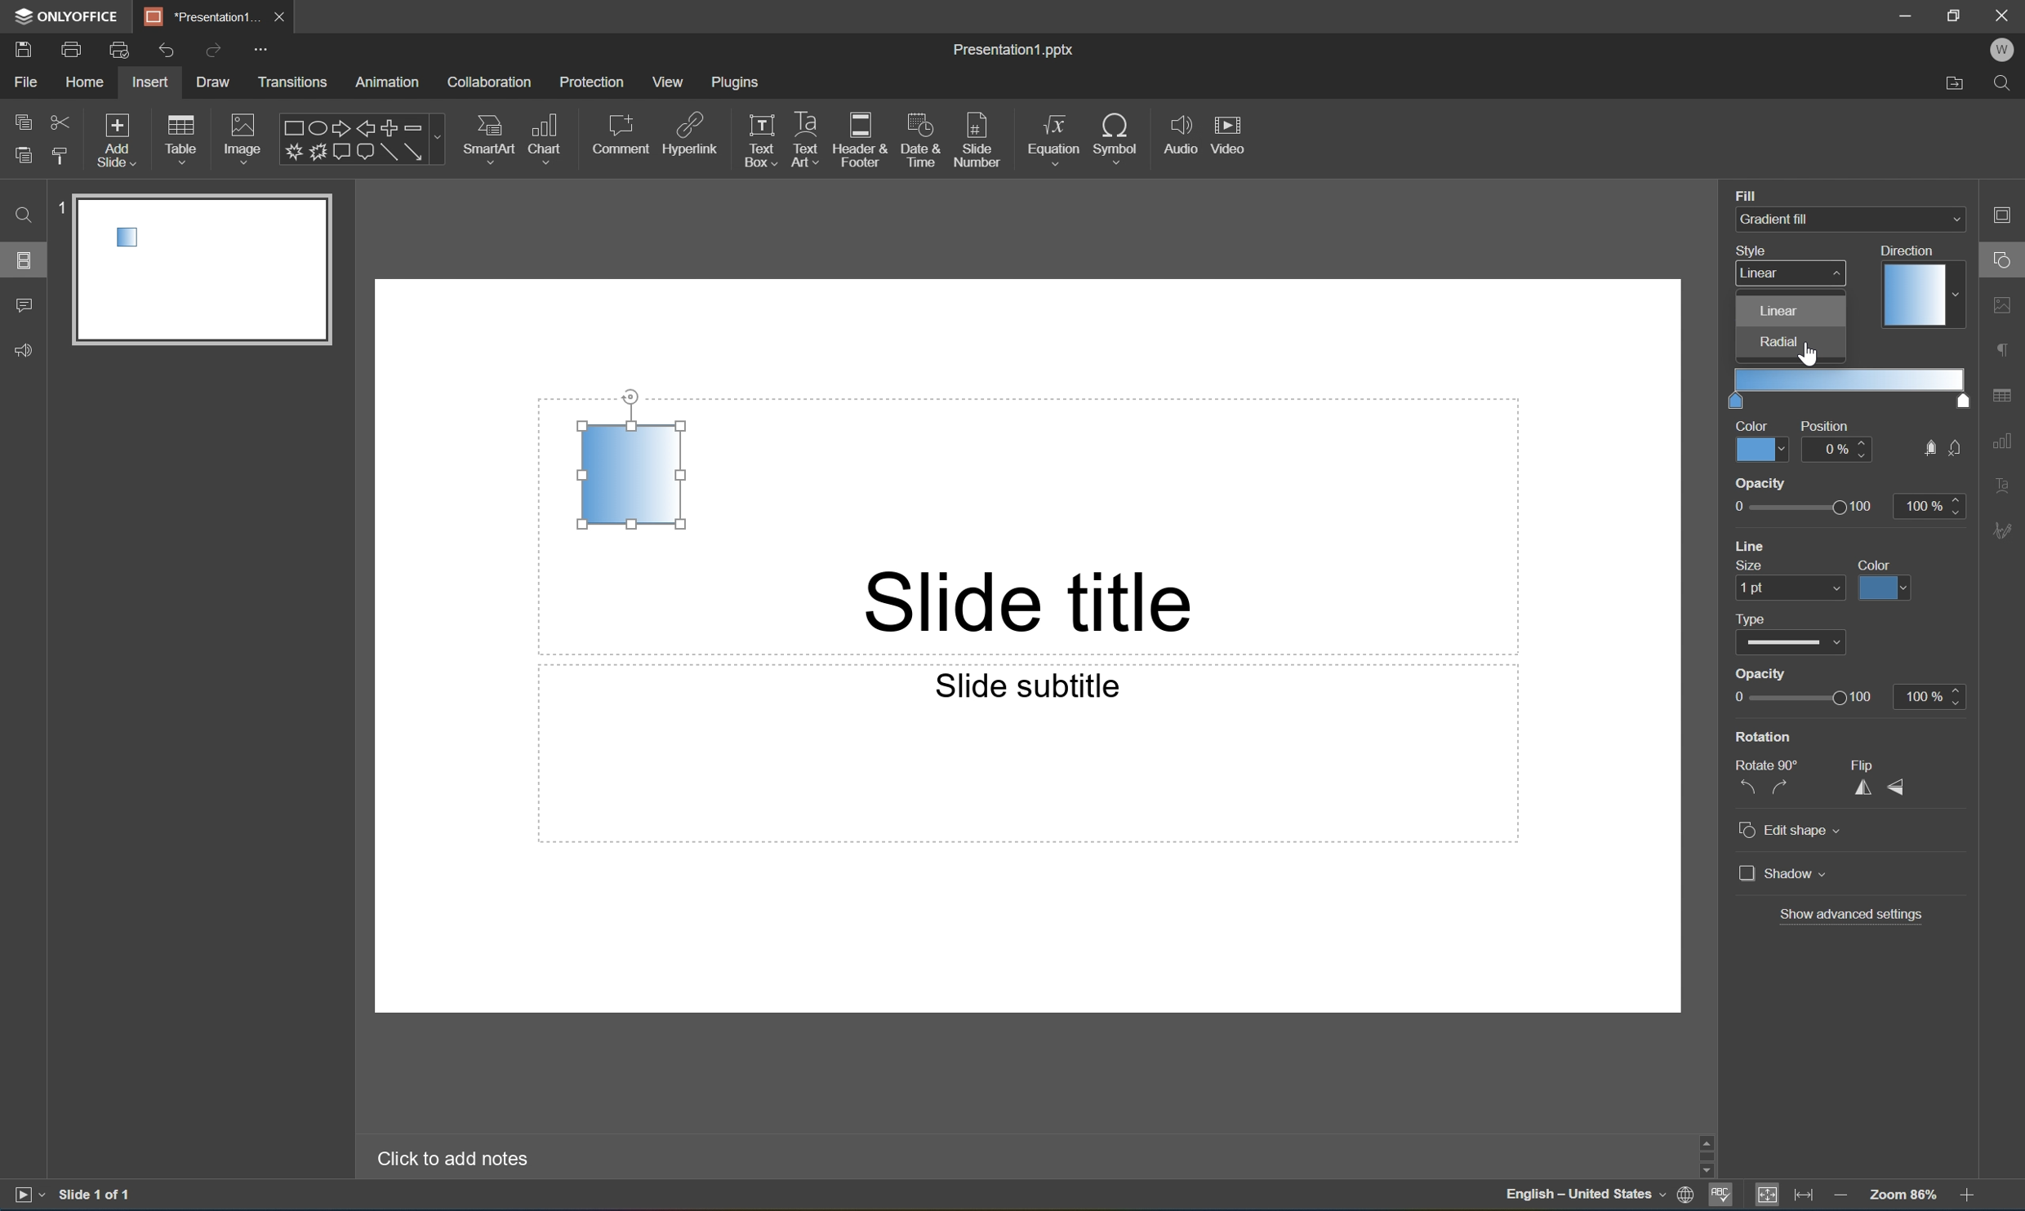 The image size is (2025, 1211). I want to click on , so click(292, 153).